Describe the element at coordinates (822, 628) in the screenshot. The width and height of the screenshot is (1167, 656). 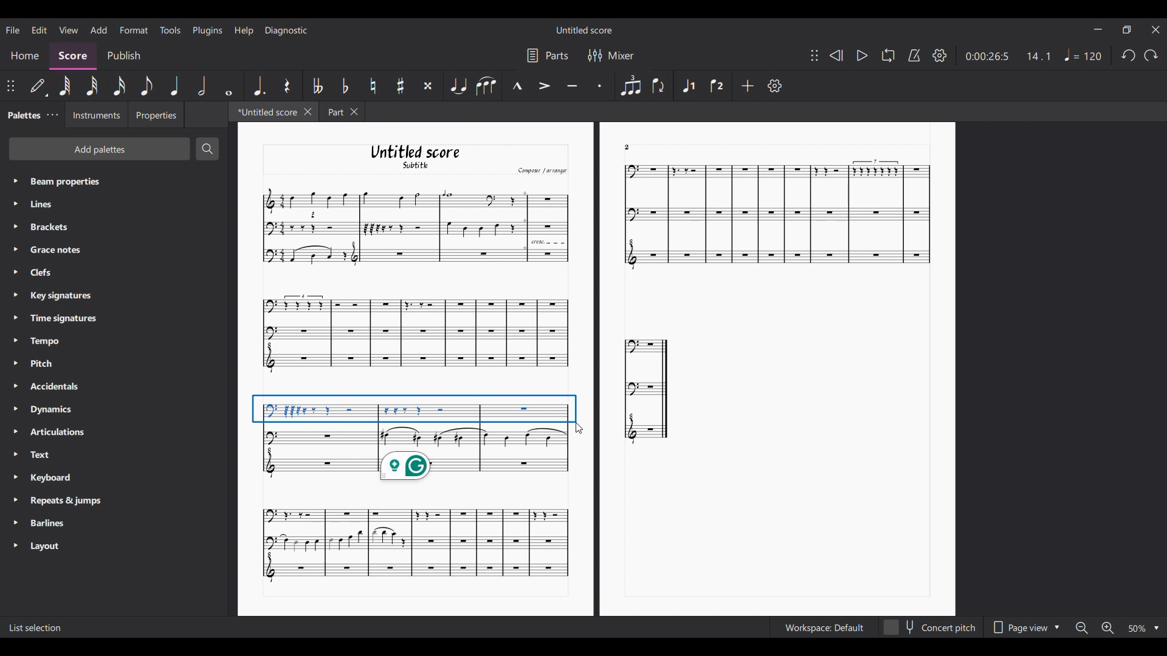
I see `workspace Default` at that location.